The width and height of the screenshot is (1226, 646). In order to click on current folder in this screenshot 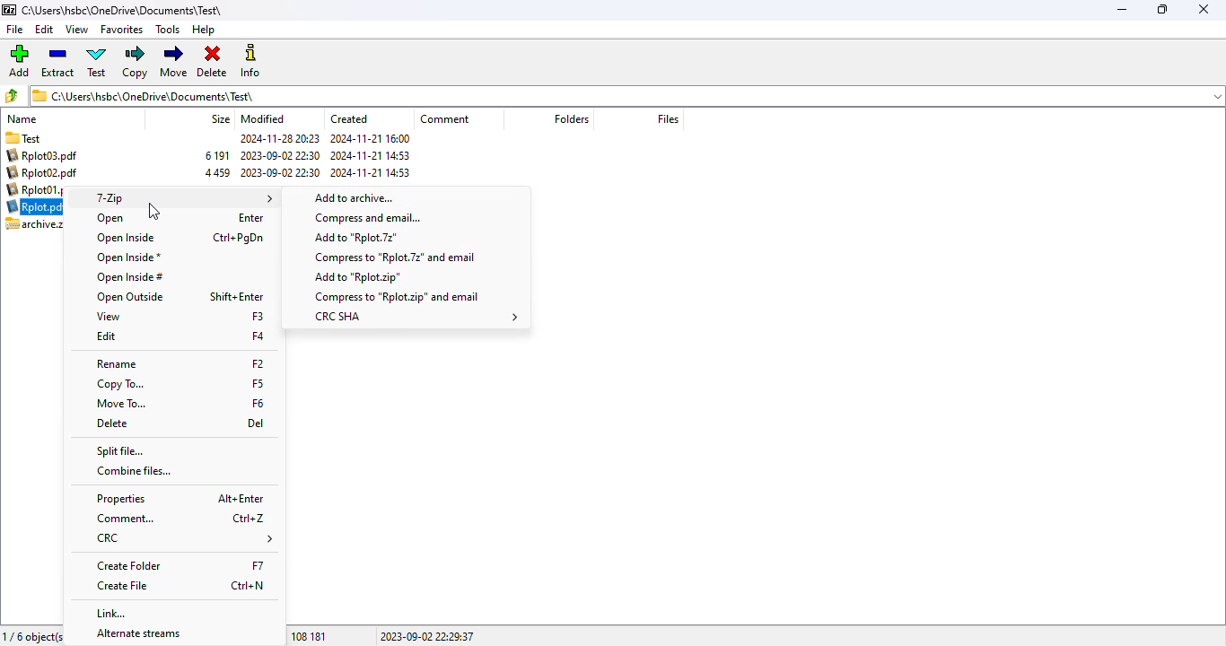, I will do `click(123, 10)`.